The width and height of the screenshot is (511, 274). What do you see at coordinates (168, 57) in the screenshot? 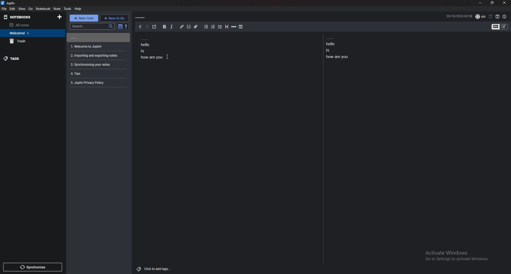
I see `` at bounding box center [168, 57].